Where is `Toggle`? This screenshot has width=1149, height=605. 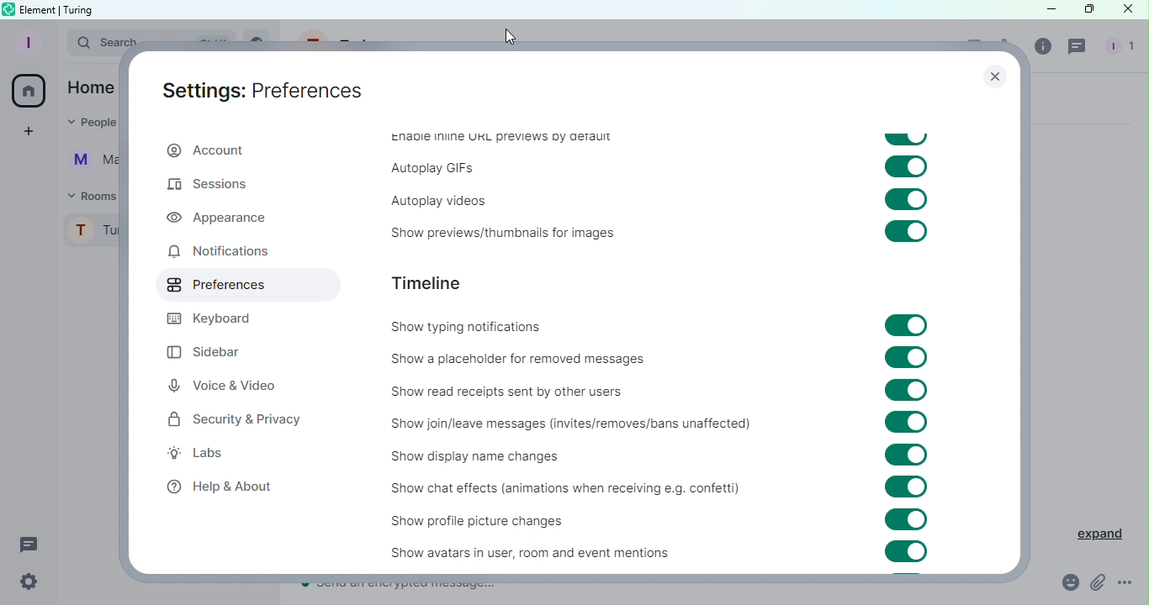 Toggle is located at coordinates (908, 519).